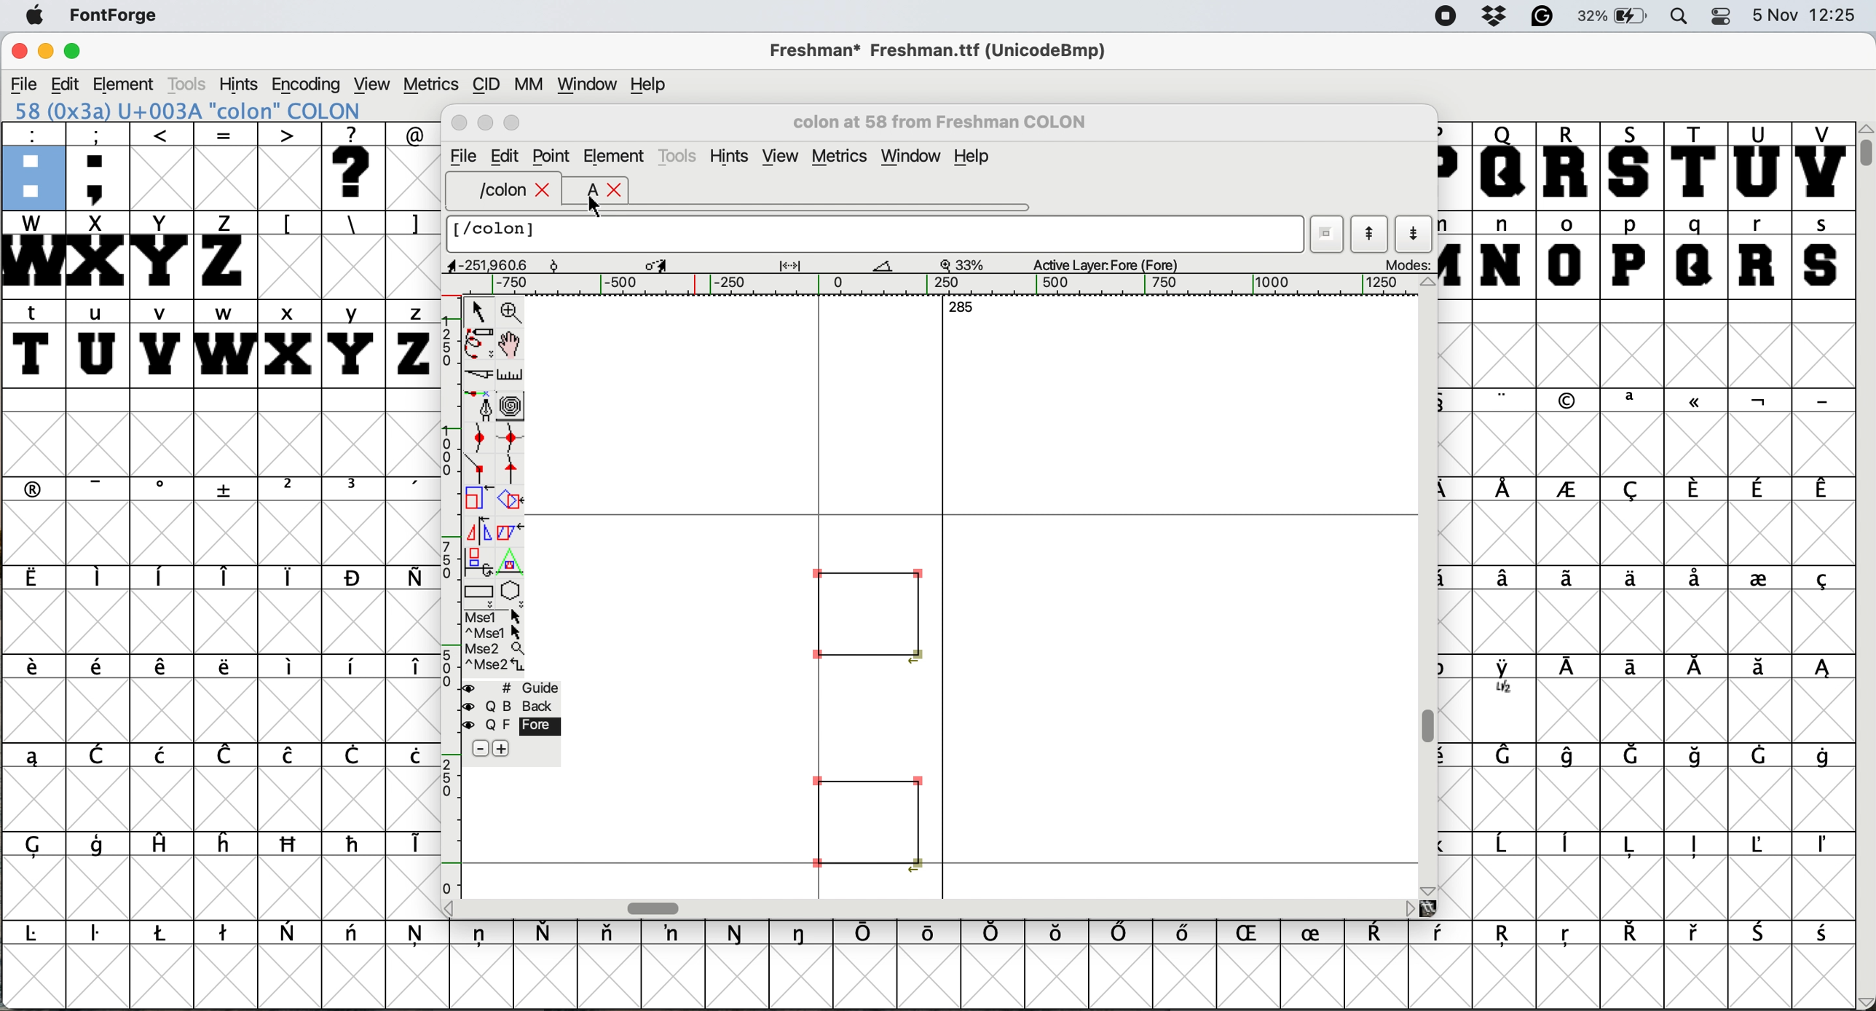  Describe the element at coordinates (1760, 255) in the screenshot. I see `r` at that location.